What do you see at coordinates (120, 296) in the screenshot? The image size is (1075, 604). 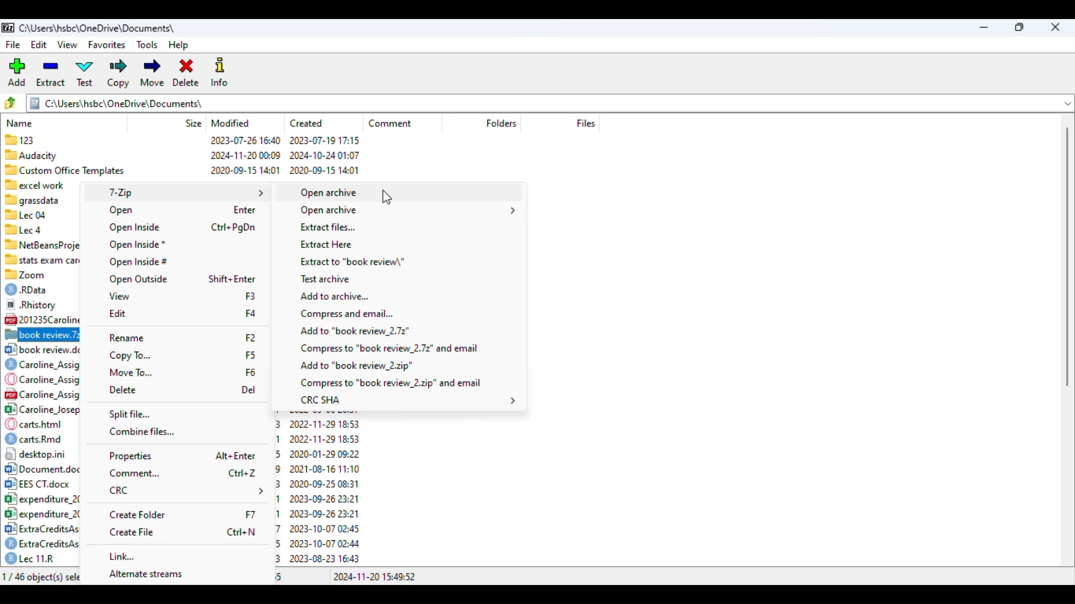 I see `view` at bounding box center [120, 296].